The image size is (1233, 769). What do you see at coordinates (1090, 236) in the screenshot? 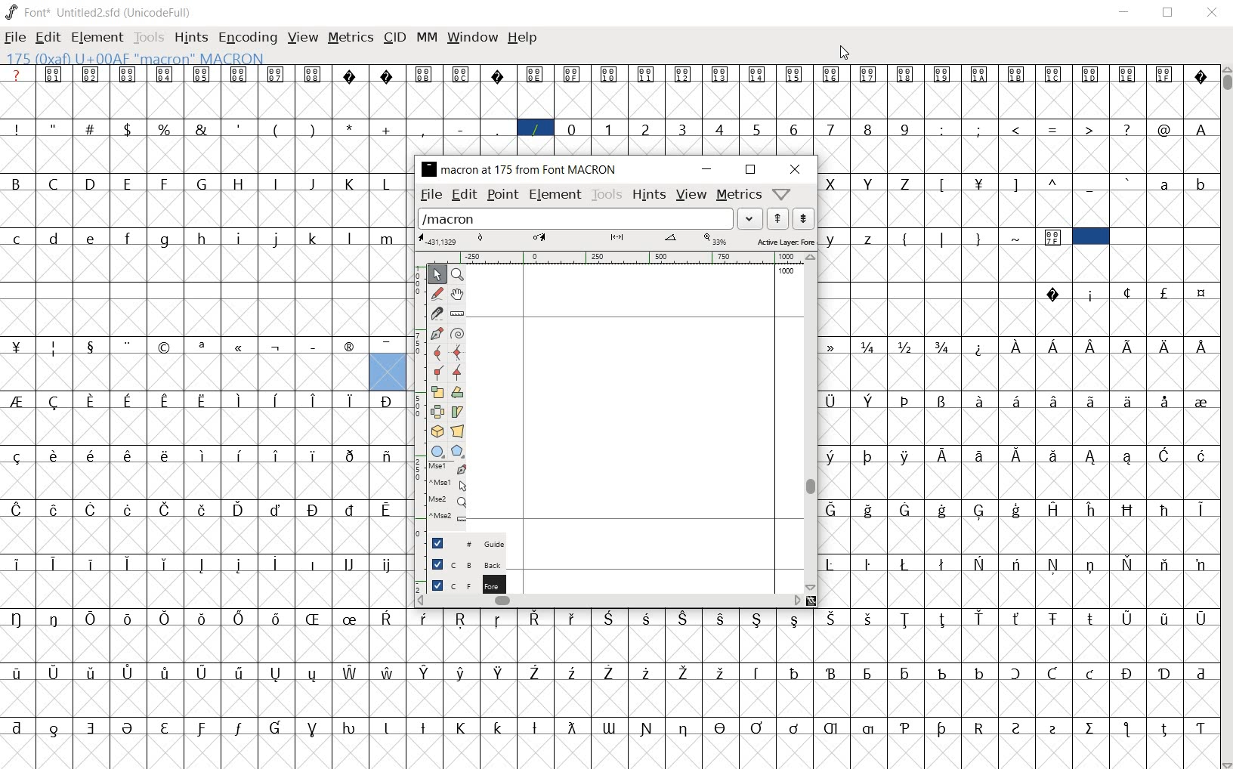
I see `selected cell` at bounding box center [1090, 236].